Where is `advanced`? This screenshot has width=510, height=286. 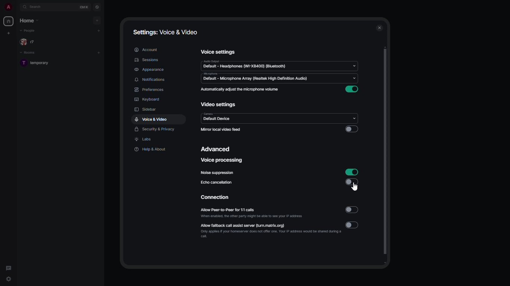
advanced is located at coordinates (217, 150).